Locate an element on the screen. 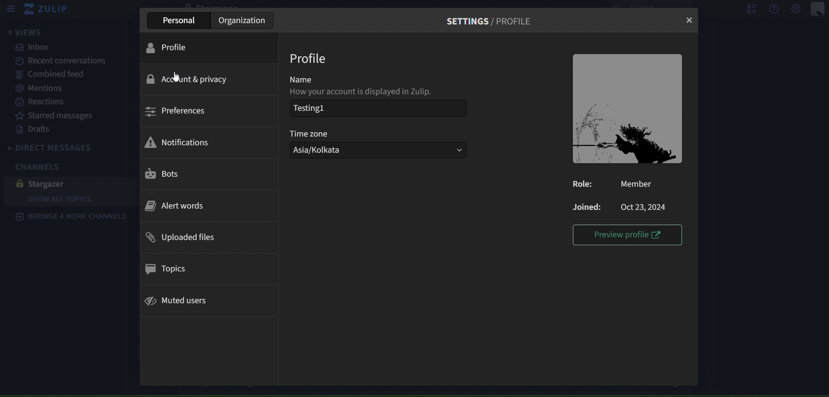 The height and width of the screenshot is (397, 829). drafts is located at coordinates (36, 130).